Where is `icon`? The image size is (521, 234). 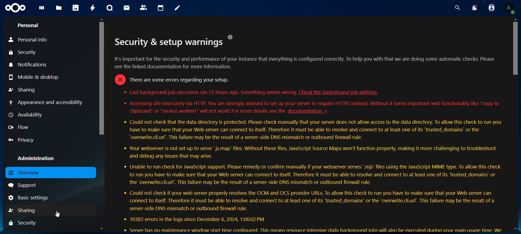 icon is located at coordinates (17, 8).